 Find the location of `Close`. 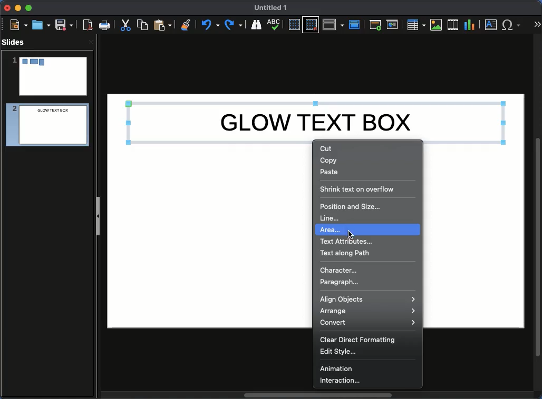

Close is located at coordinates (91, 42).